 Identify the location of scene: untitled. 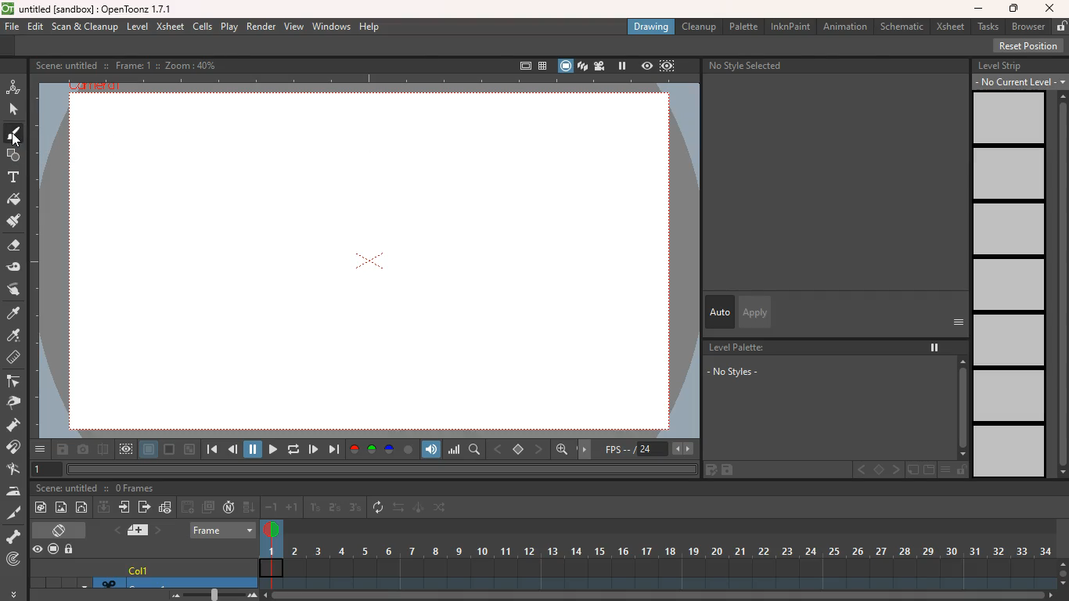
(66, 489).